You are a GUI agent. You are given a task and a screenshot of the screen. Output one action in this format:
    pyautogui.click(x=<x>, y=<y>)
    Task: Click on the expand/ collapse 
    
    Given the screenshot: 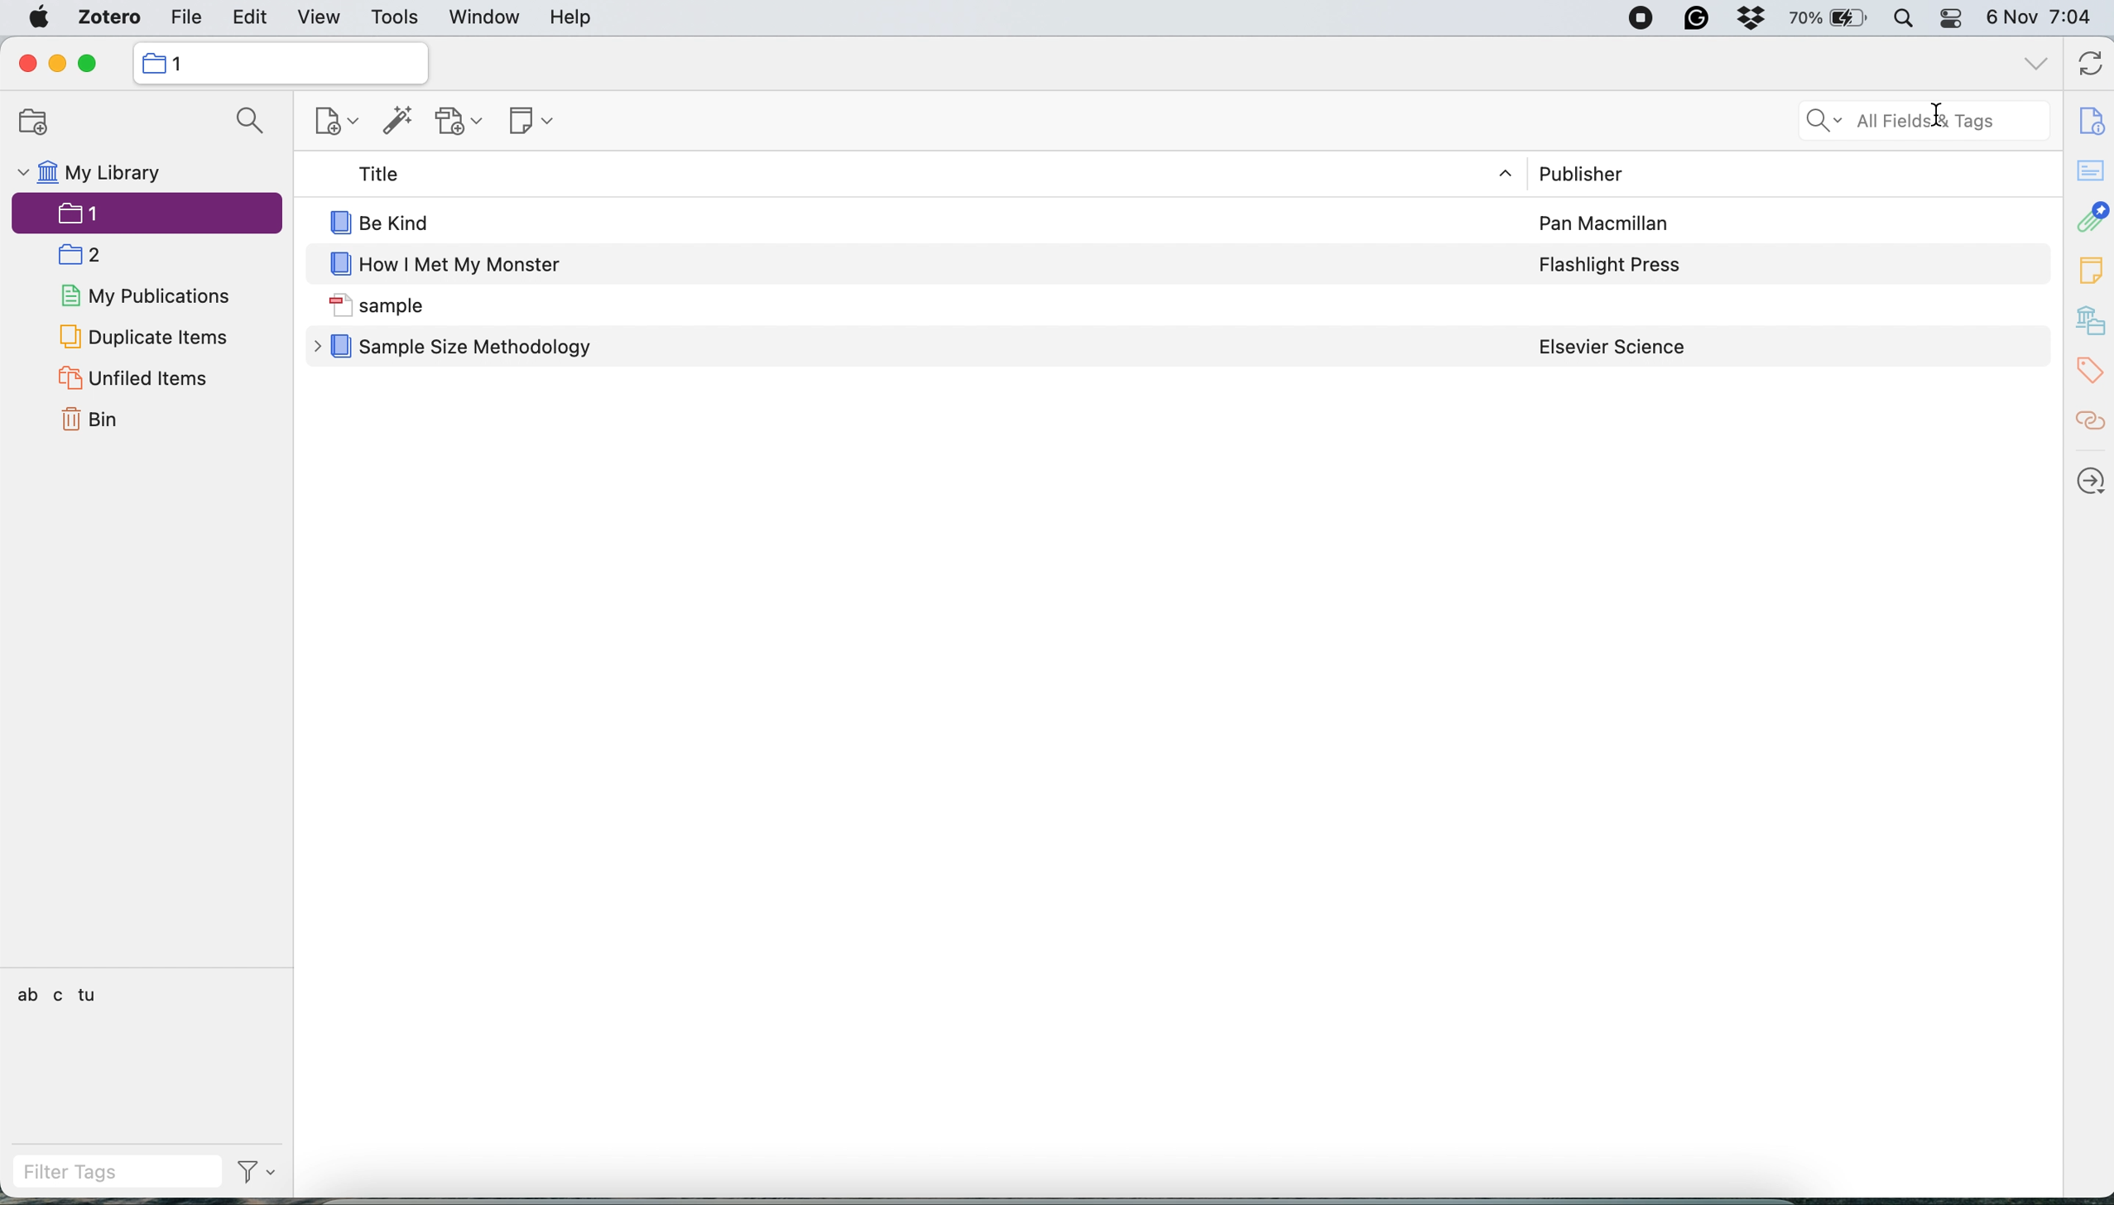 What is the action you would take?
    pyautogui.click(x=1508, y=174)
    